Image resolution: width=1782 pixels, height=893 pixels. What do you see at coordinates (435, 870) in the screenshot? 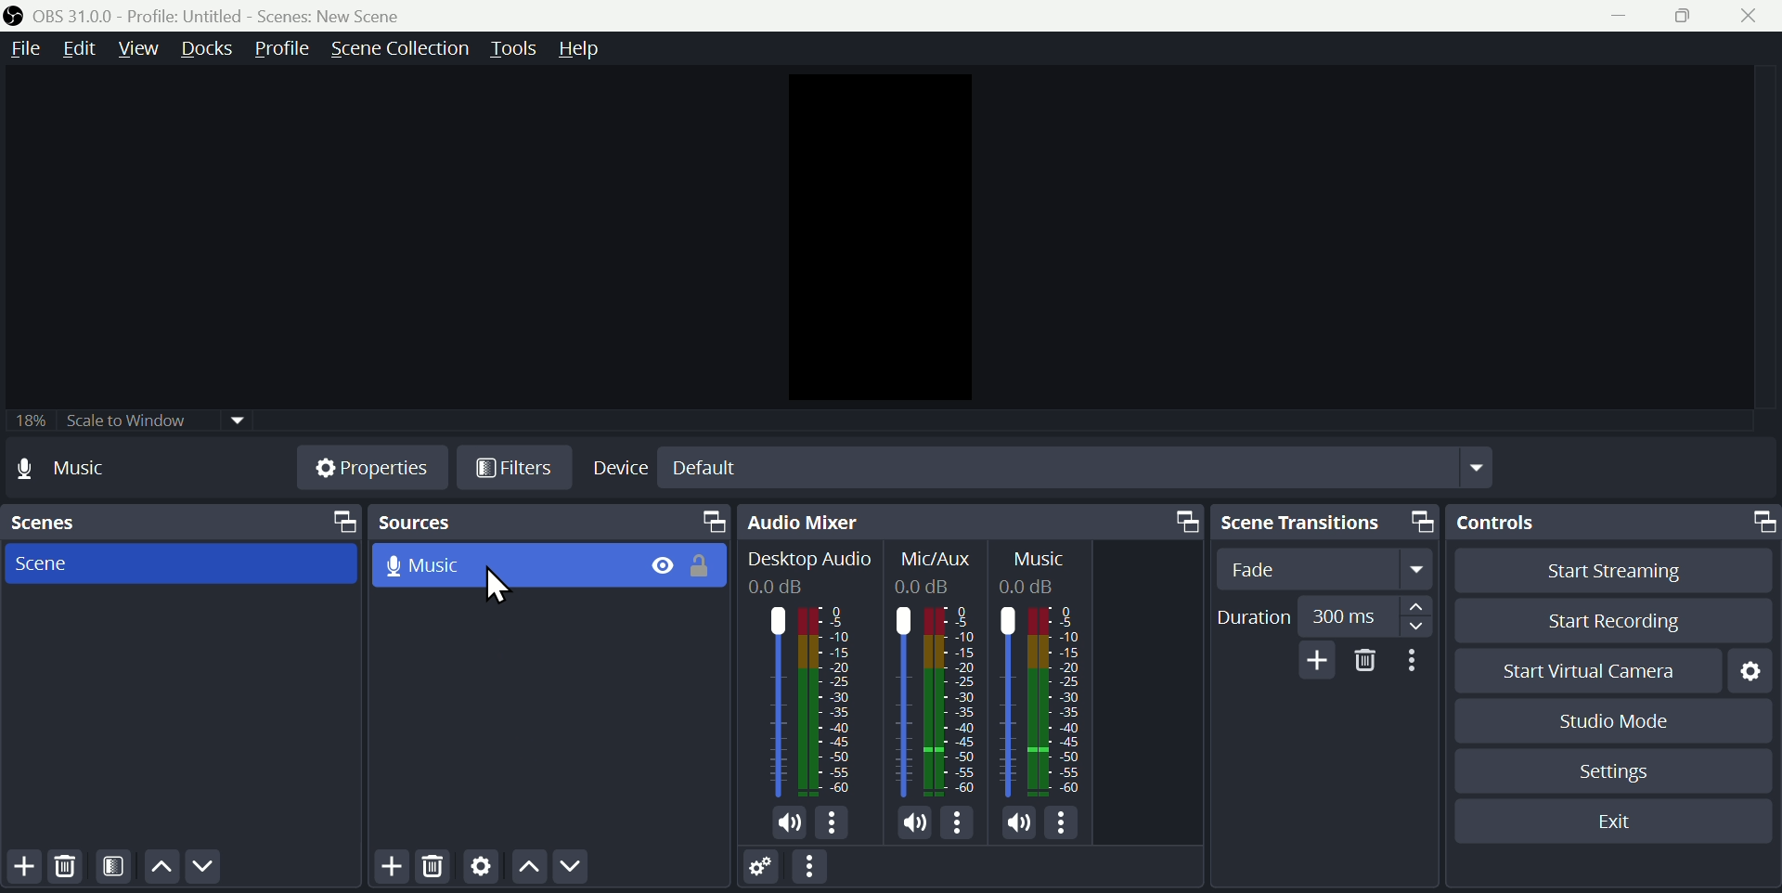
I see `Delete` at bounding box center [435, 870].